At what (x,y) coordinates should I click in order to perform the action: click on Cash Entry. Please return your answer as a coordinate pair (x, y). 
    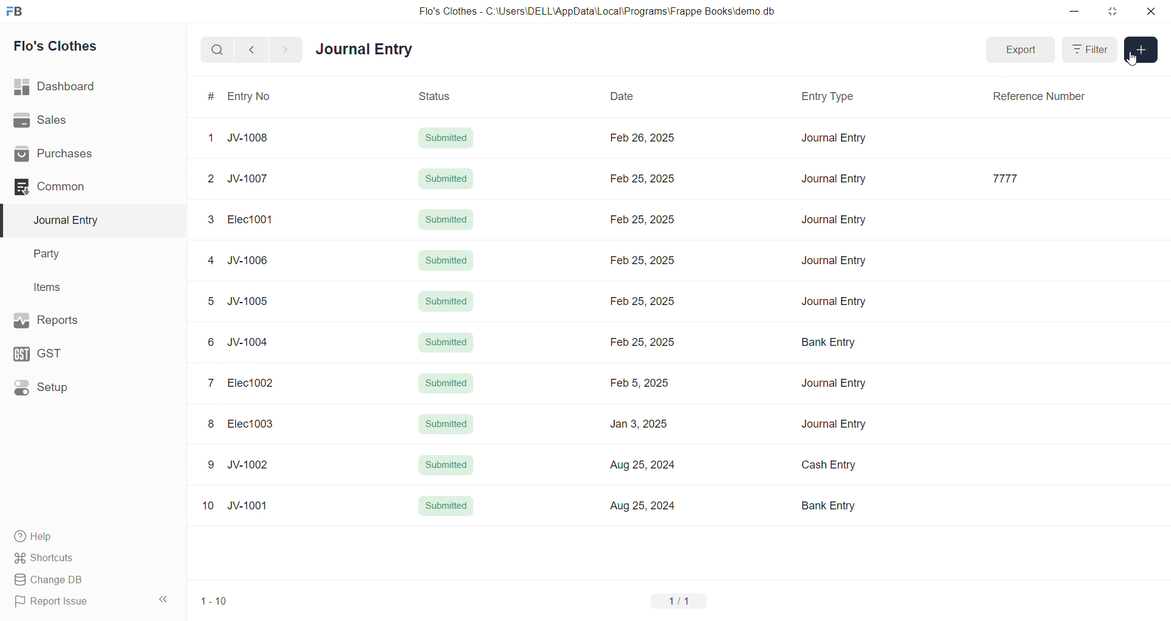
    Looking at the image, I should click on (826, 464).